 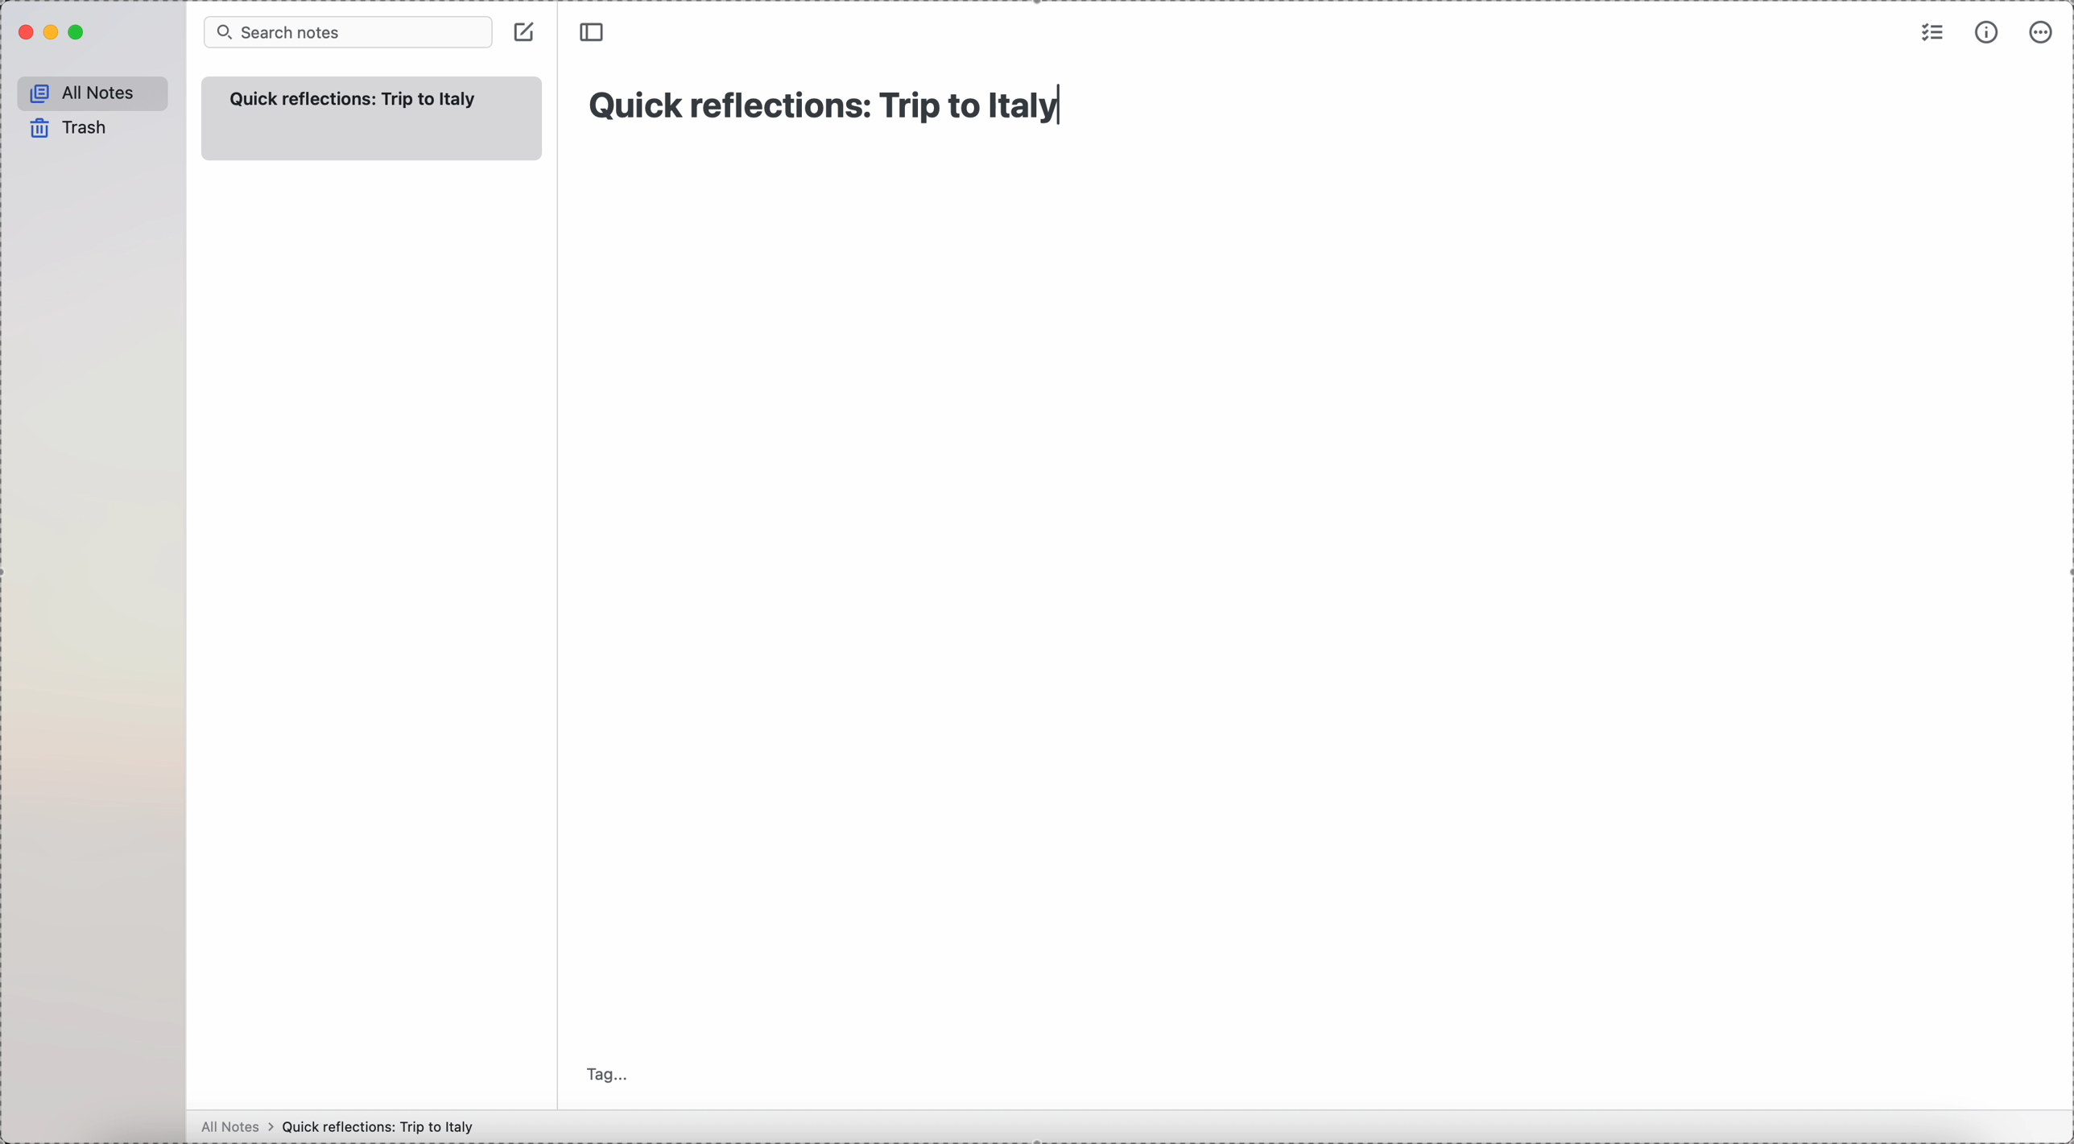 What do you see at coordinates (23, 32) in the screenshot?
I see `close Simplenote` at bounding box center [23, 32].